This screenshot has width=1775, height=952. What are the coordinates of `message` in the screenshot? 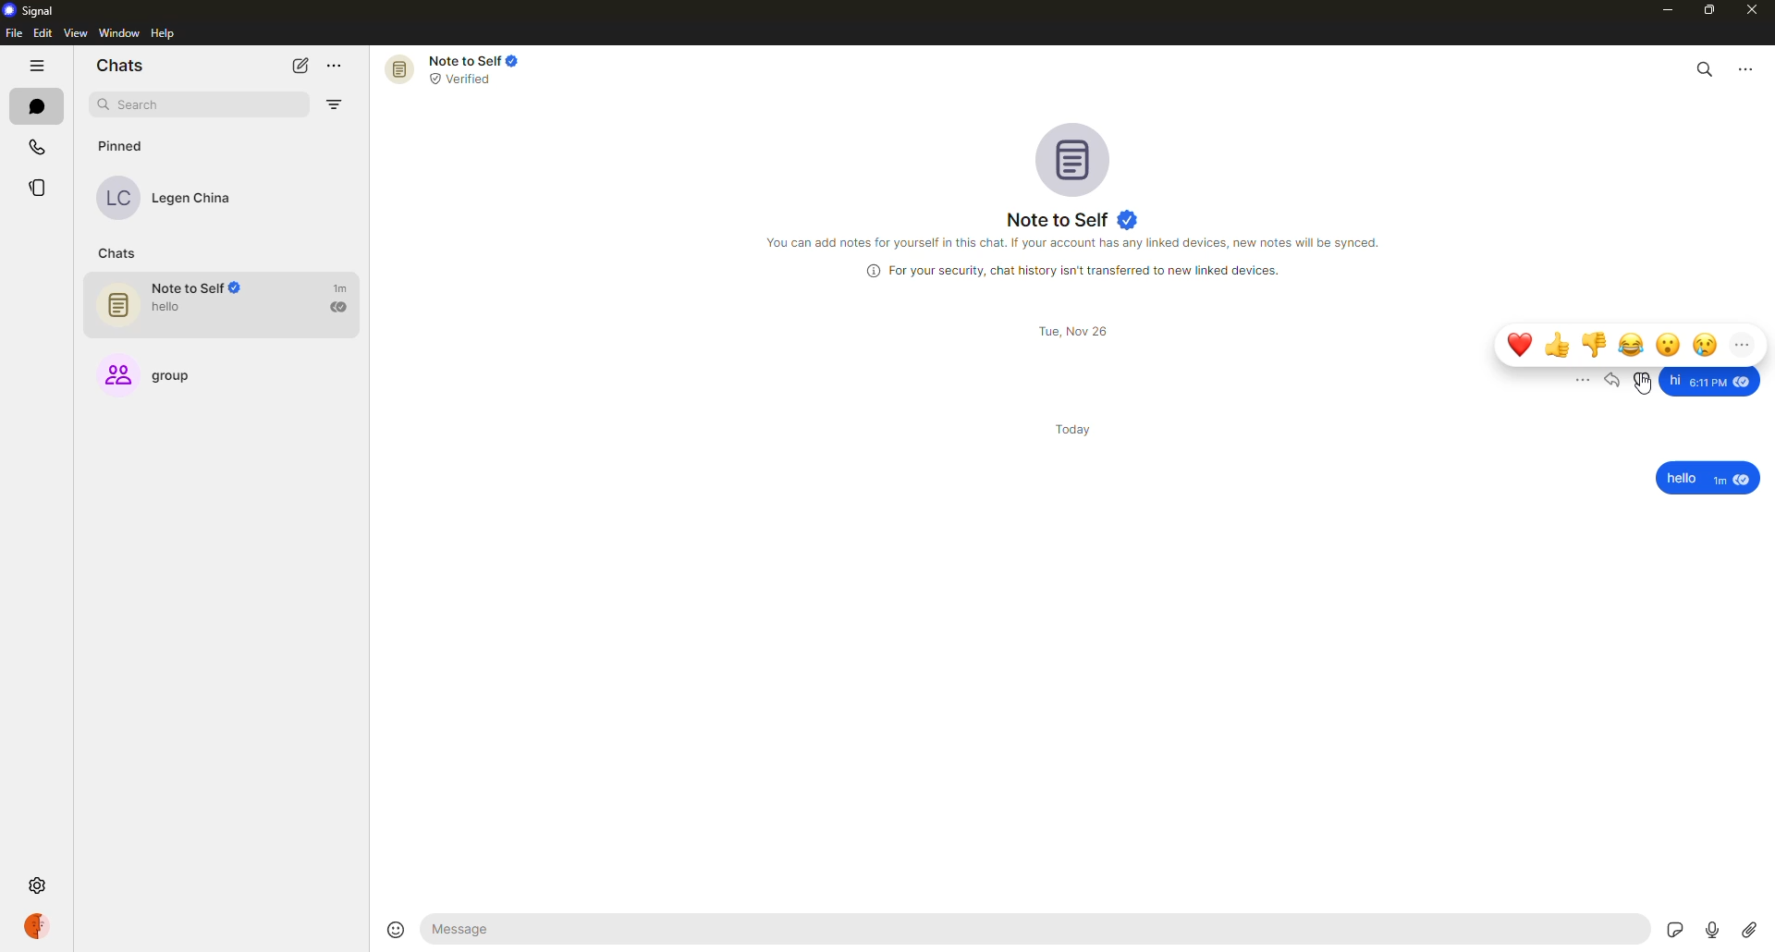 It's located at (1708, 479).